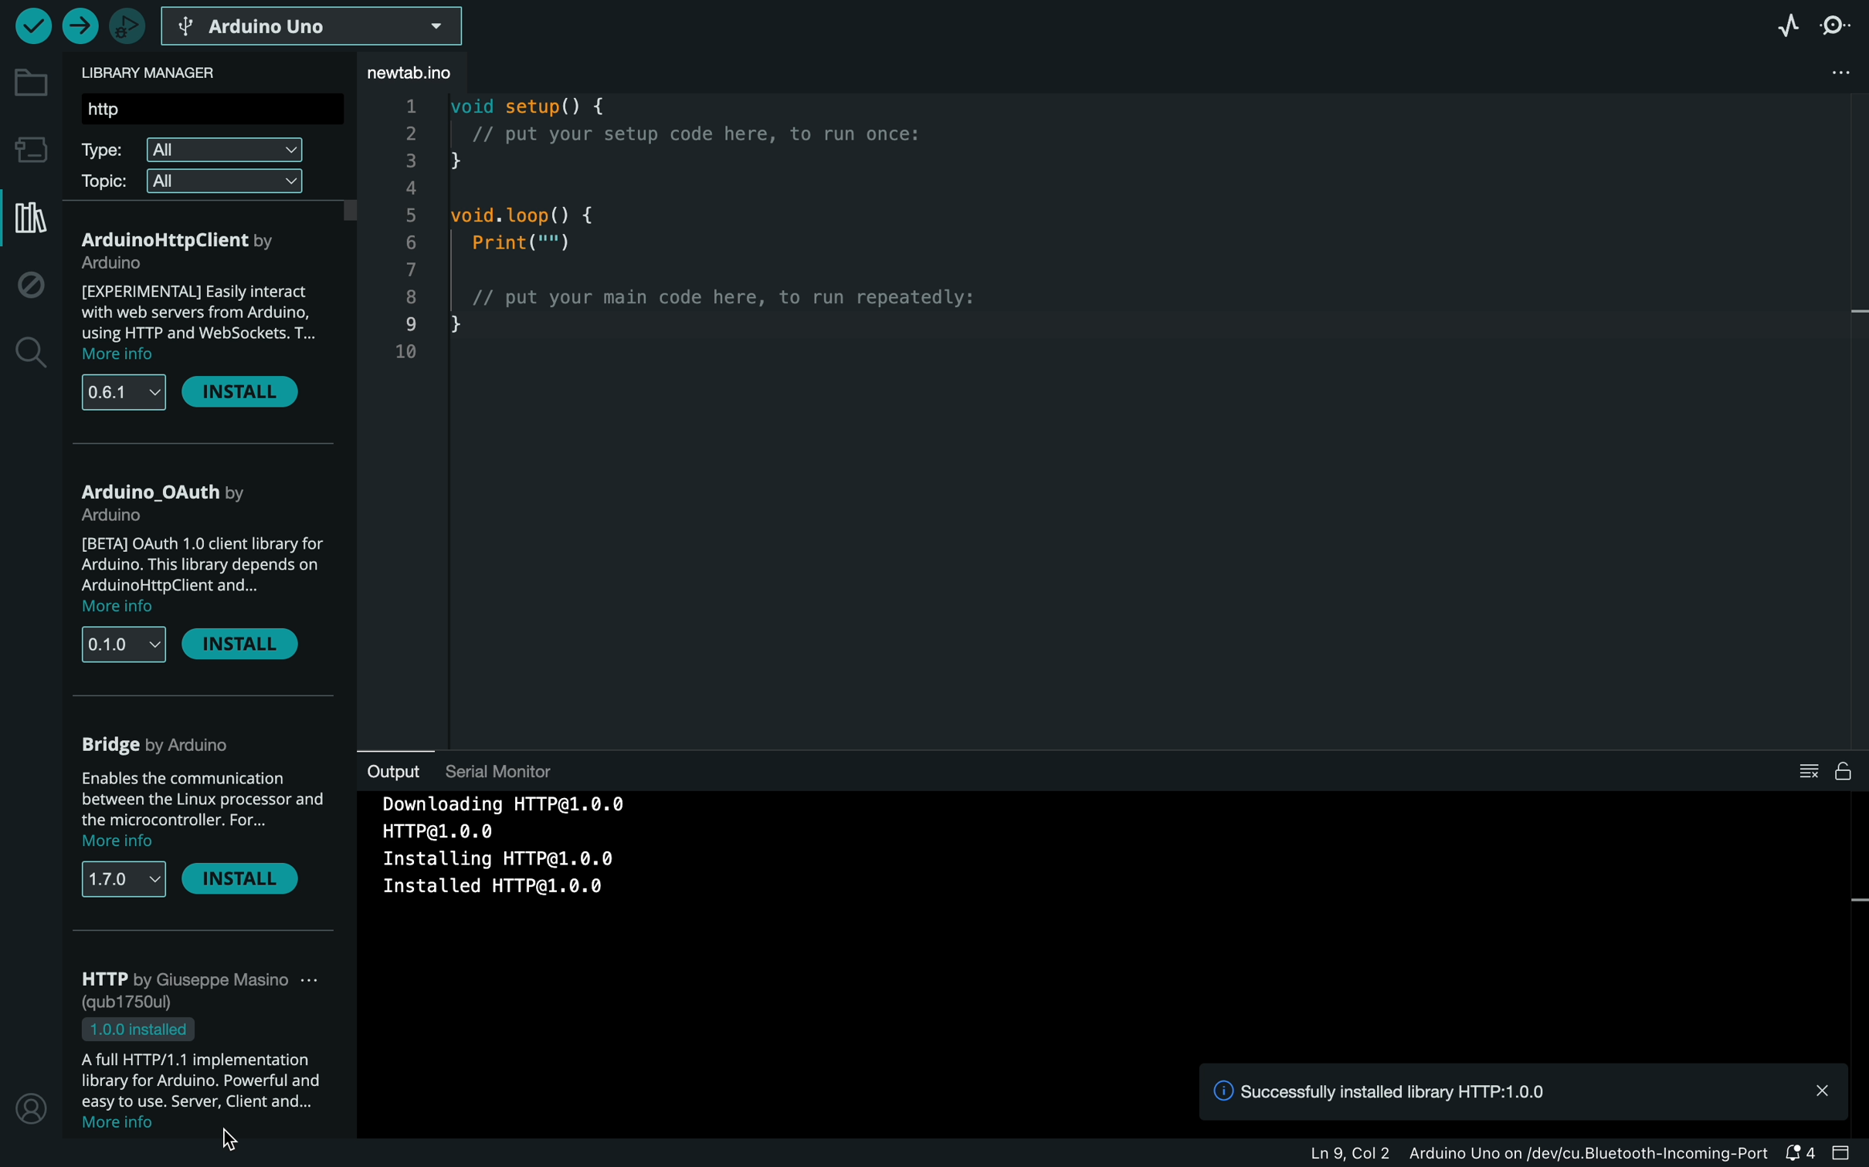  I want to click on description, so click(202, 310).